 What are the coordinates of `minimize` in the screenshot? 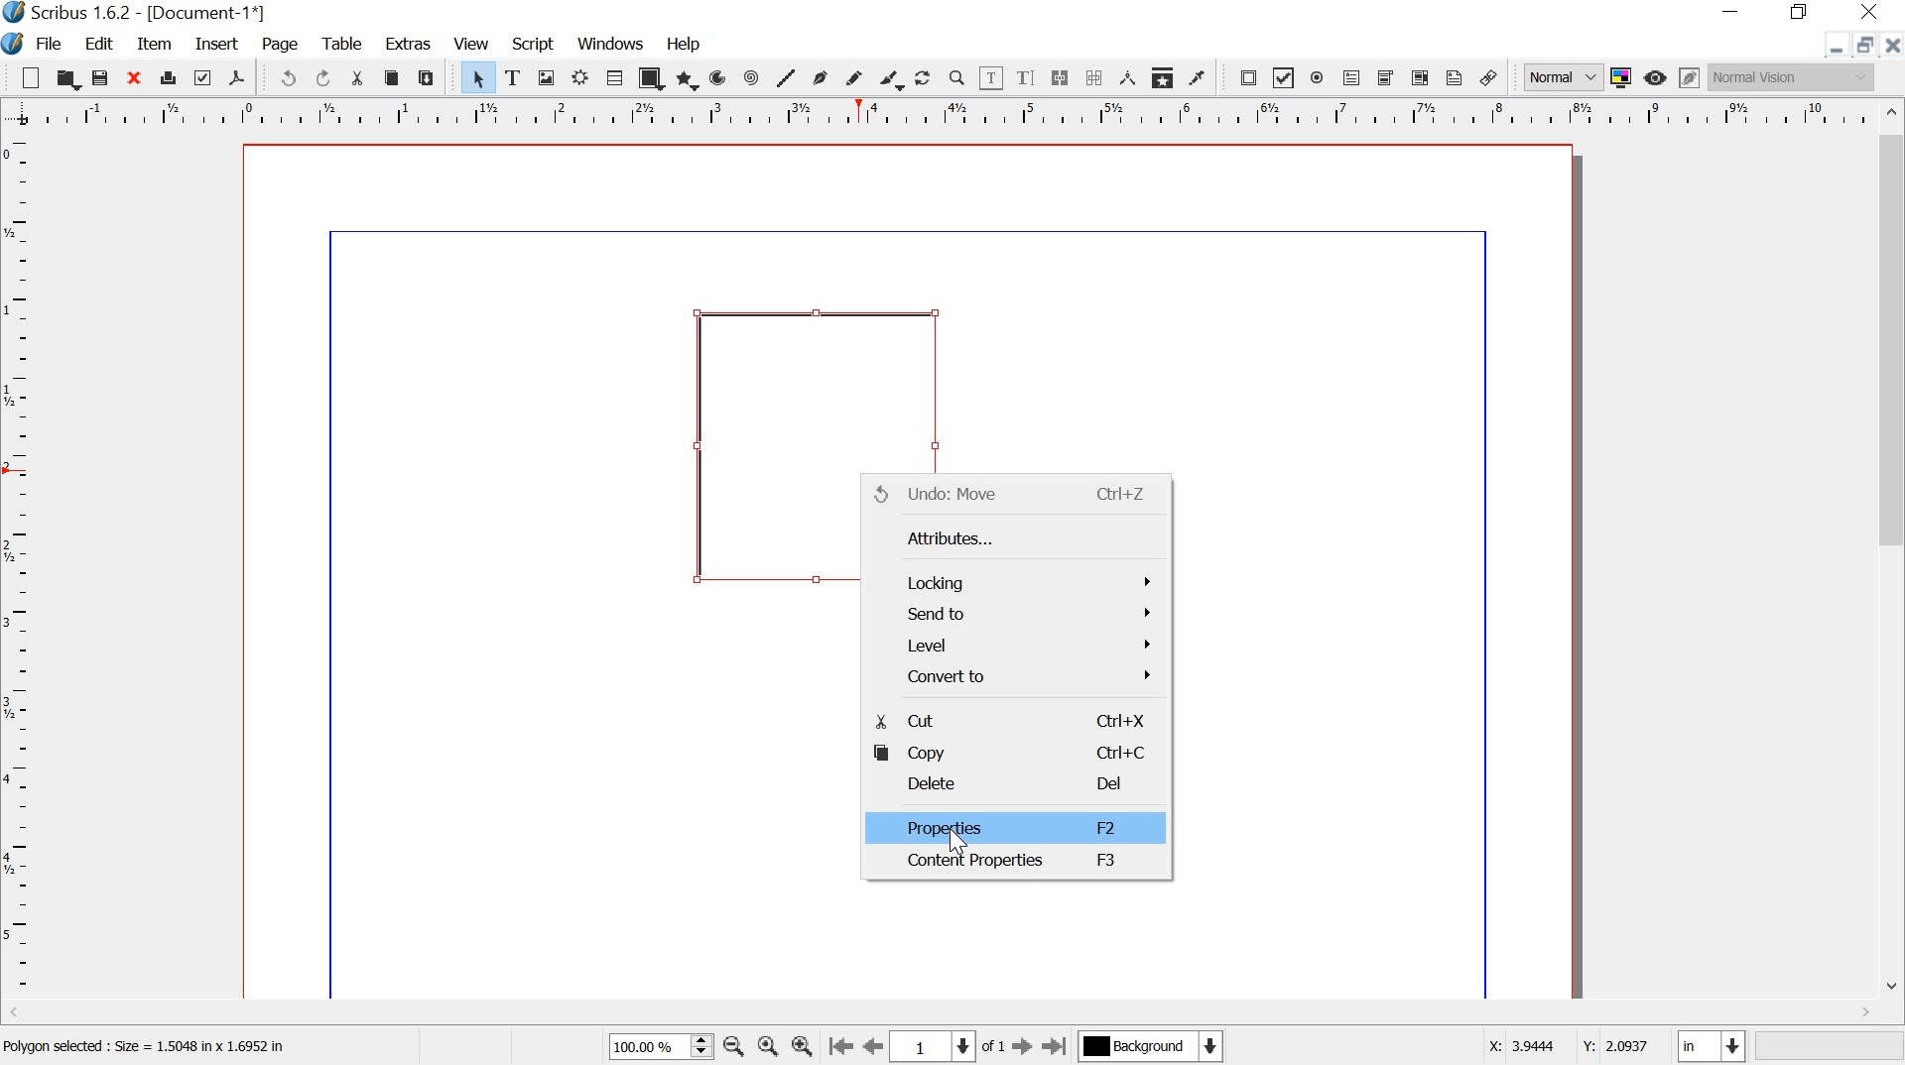 It's located at (1733, 10).